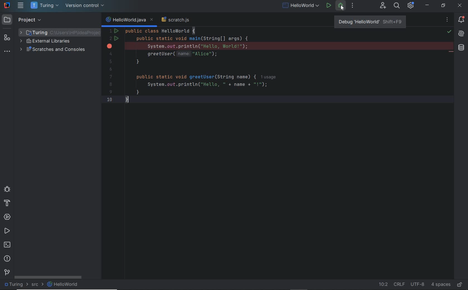 Image resolution: width=468 pixels, height=290 pixels. I want to click on close, so click(460, 6).